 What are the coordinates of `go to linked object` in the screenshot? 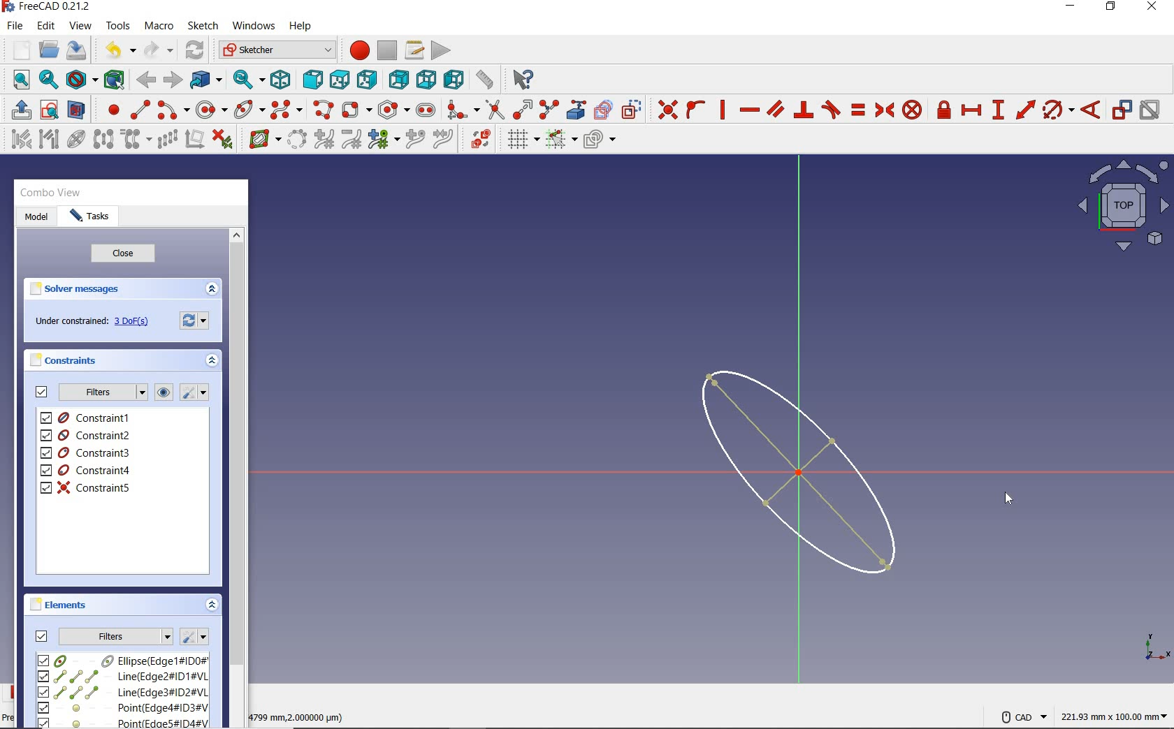 It's located at (206, 79).